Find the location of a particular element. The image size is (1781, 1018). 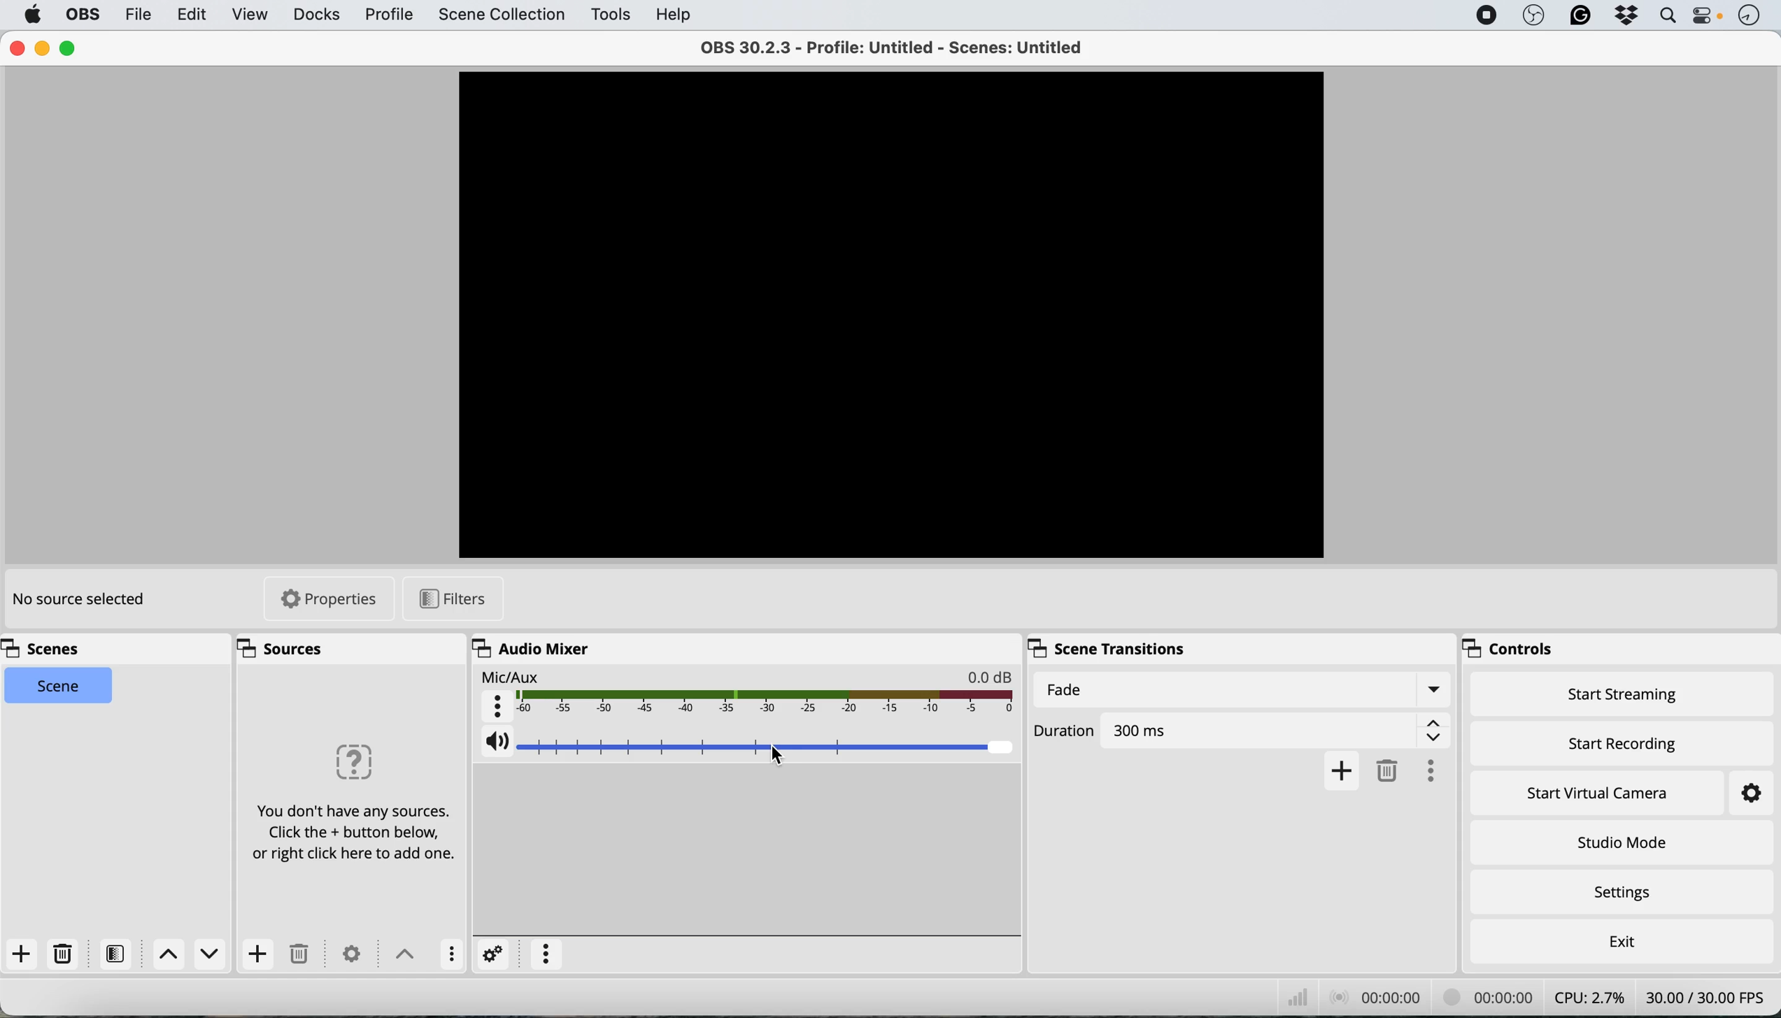

close is located at coordinates (15, 48).